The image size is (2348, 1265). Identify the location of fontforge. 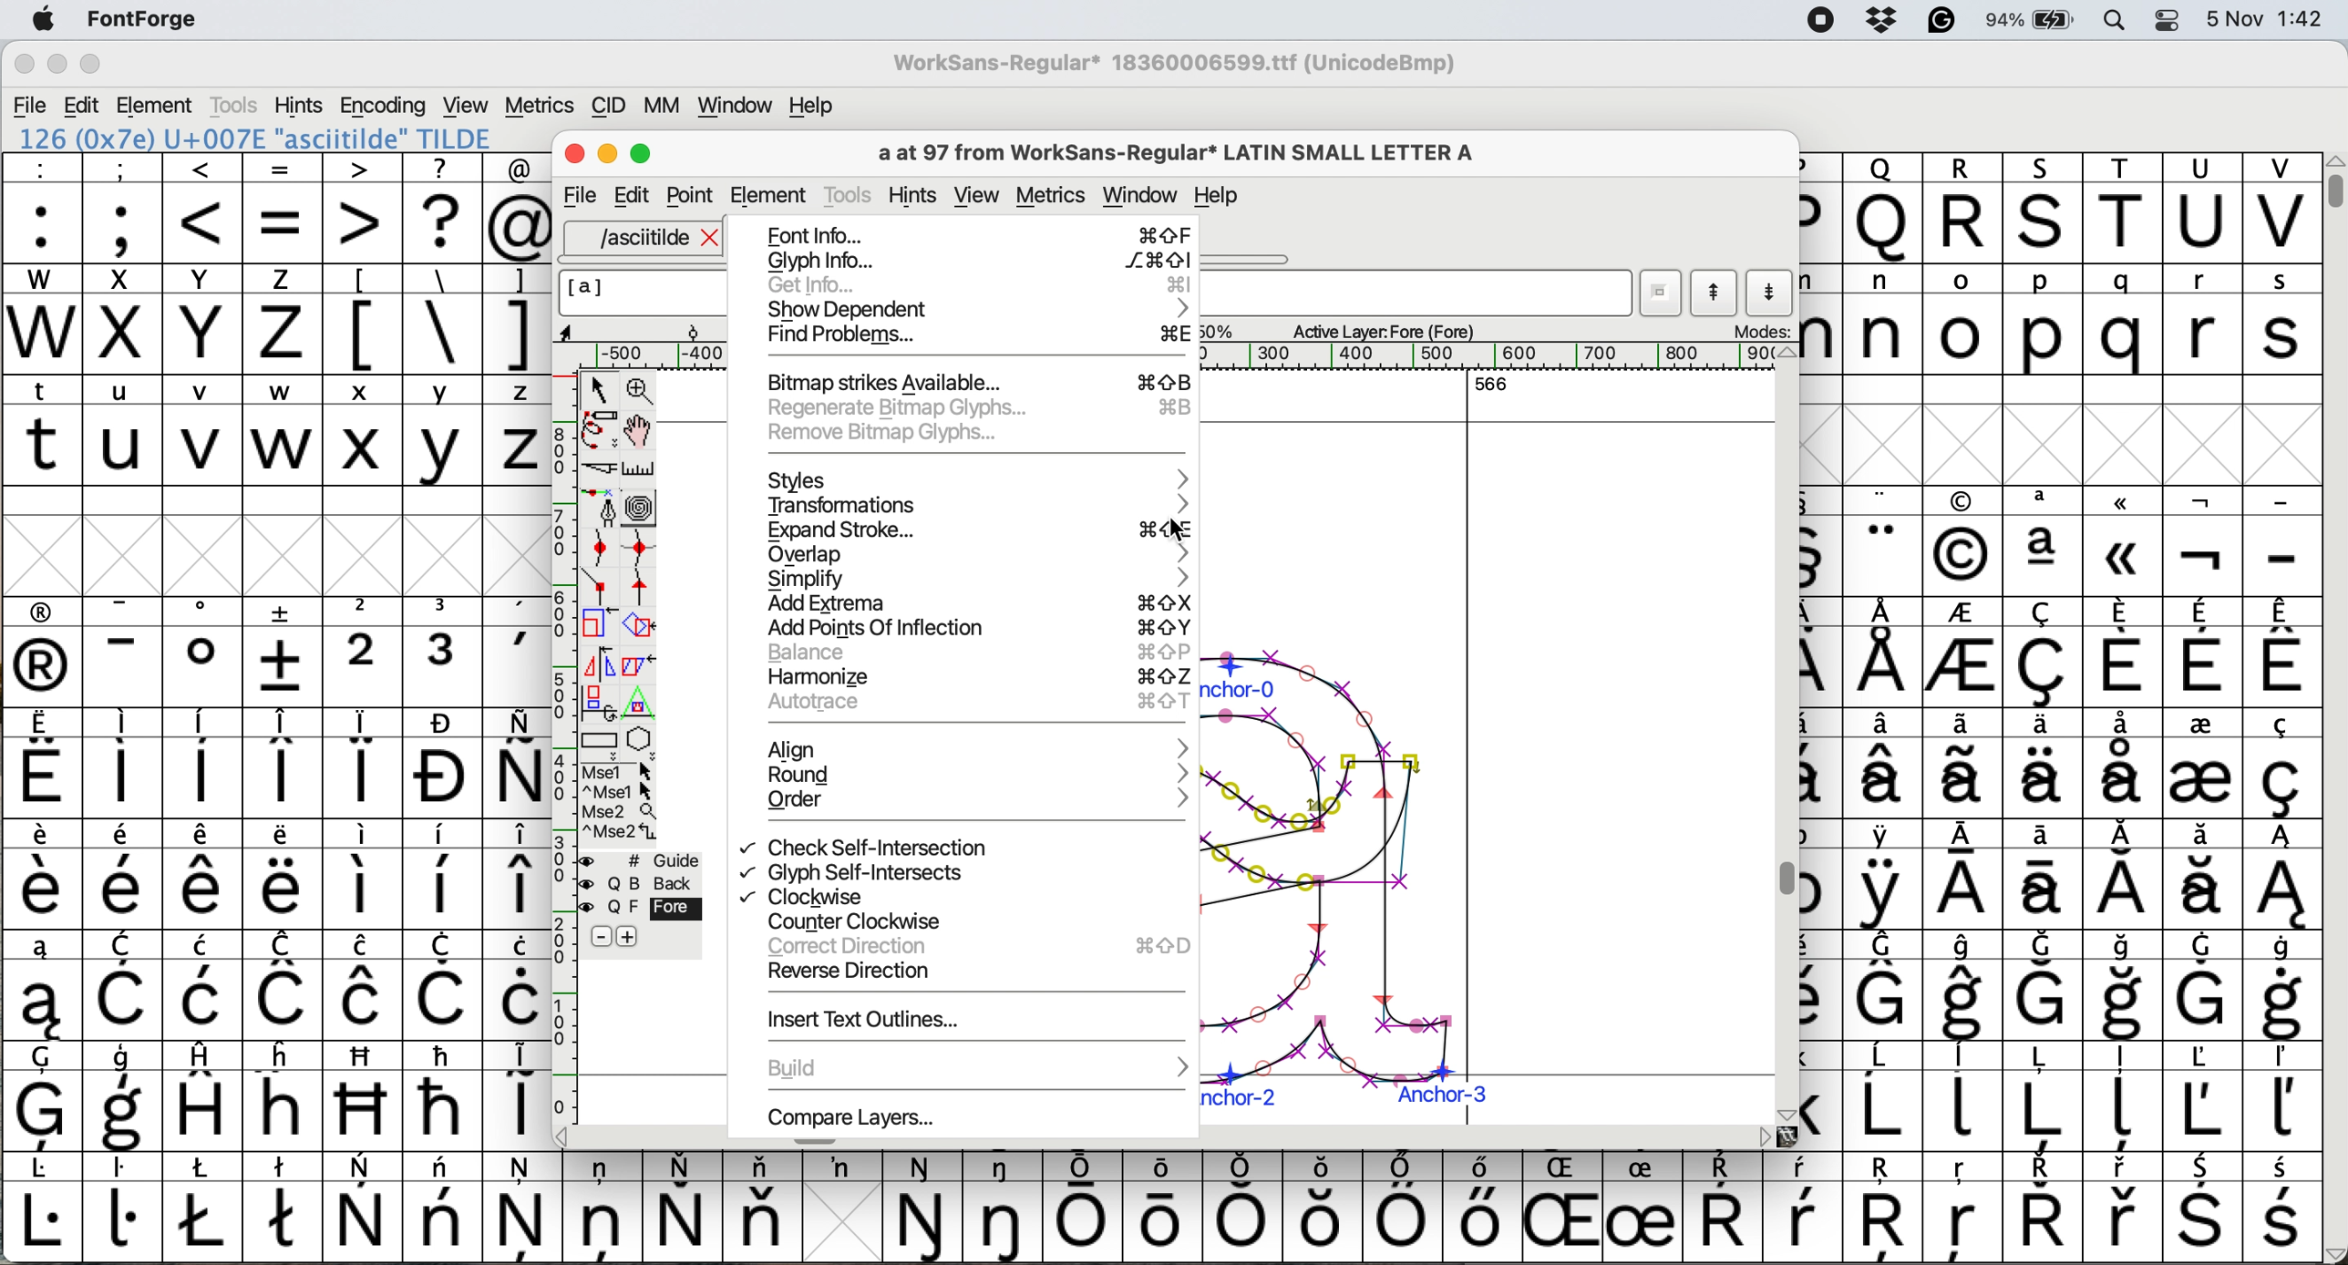
(149, 21).